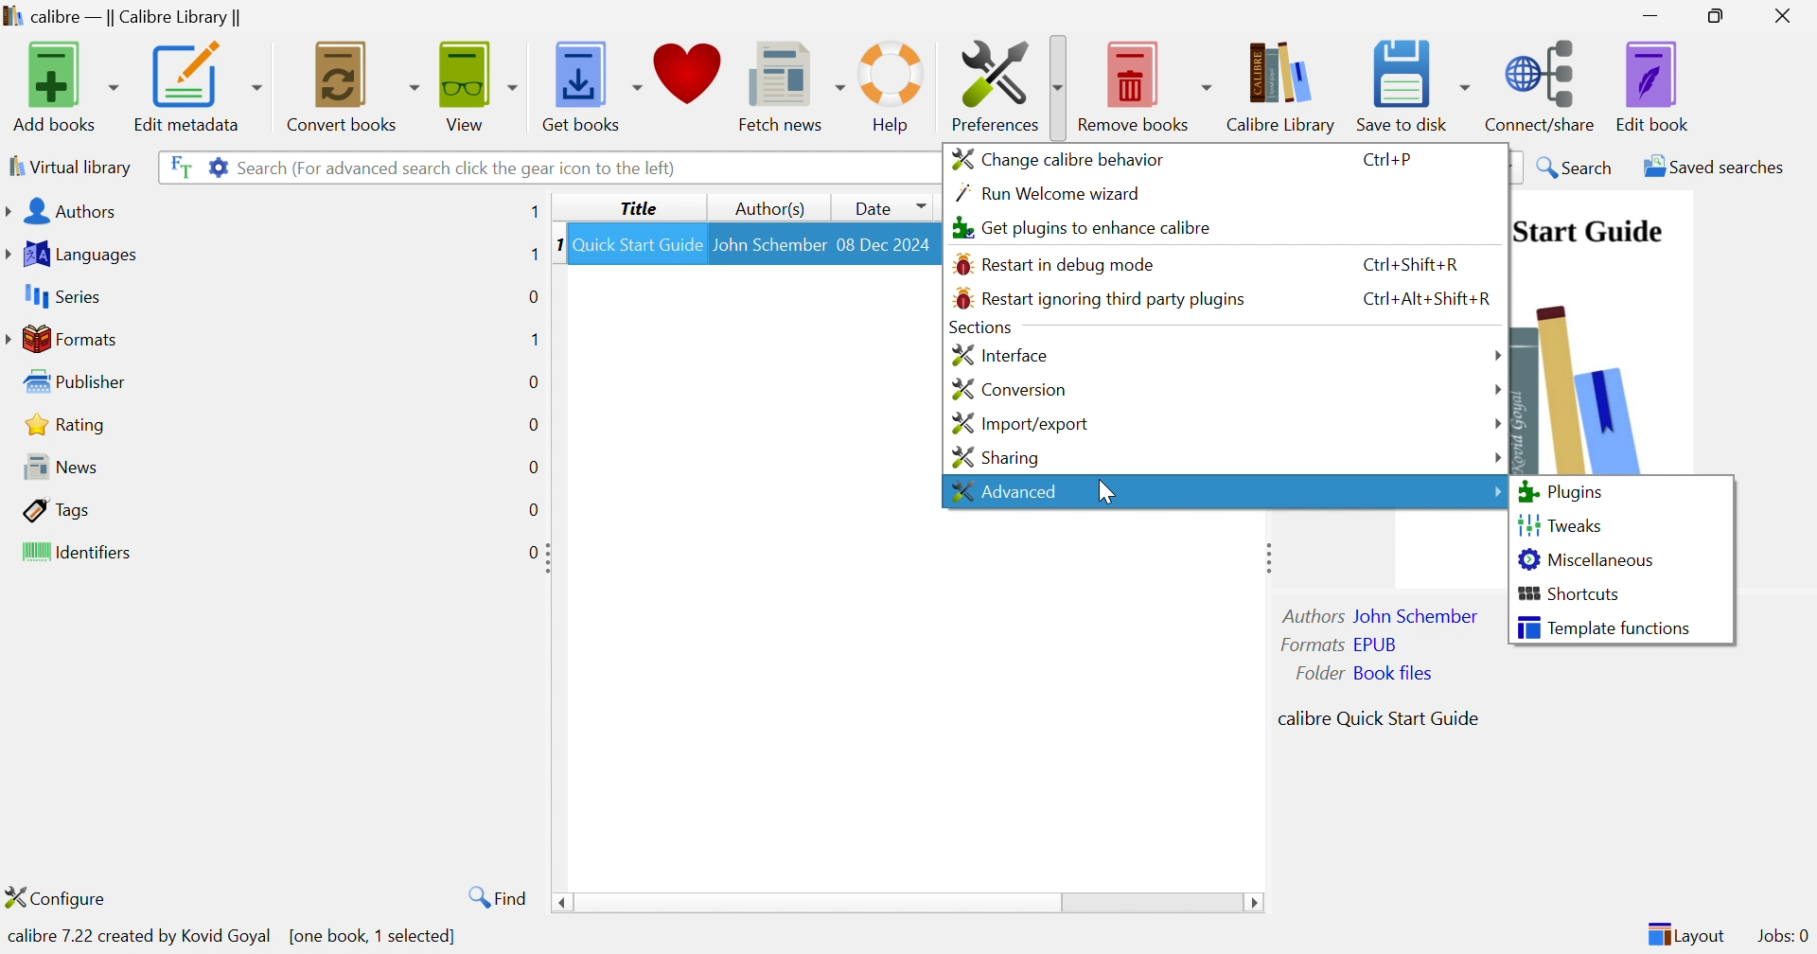 This screenshot has width=1817, height=954. What do you see at coordinates (1403, 264) in the screenshot?
I see `Ctrl+Shift+R` at bounding box center [1403, 264].